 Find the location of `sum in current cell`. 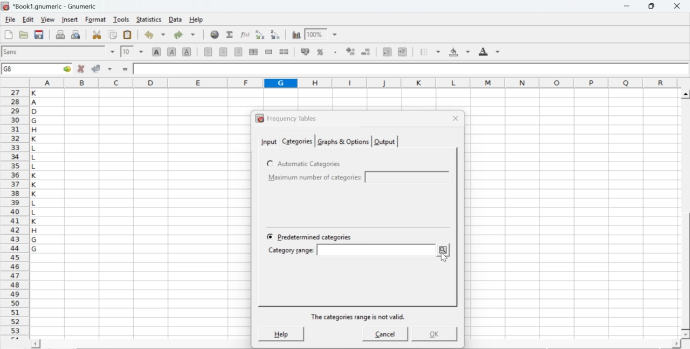

sum in current cell is located at coordinates (230, 34).